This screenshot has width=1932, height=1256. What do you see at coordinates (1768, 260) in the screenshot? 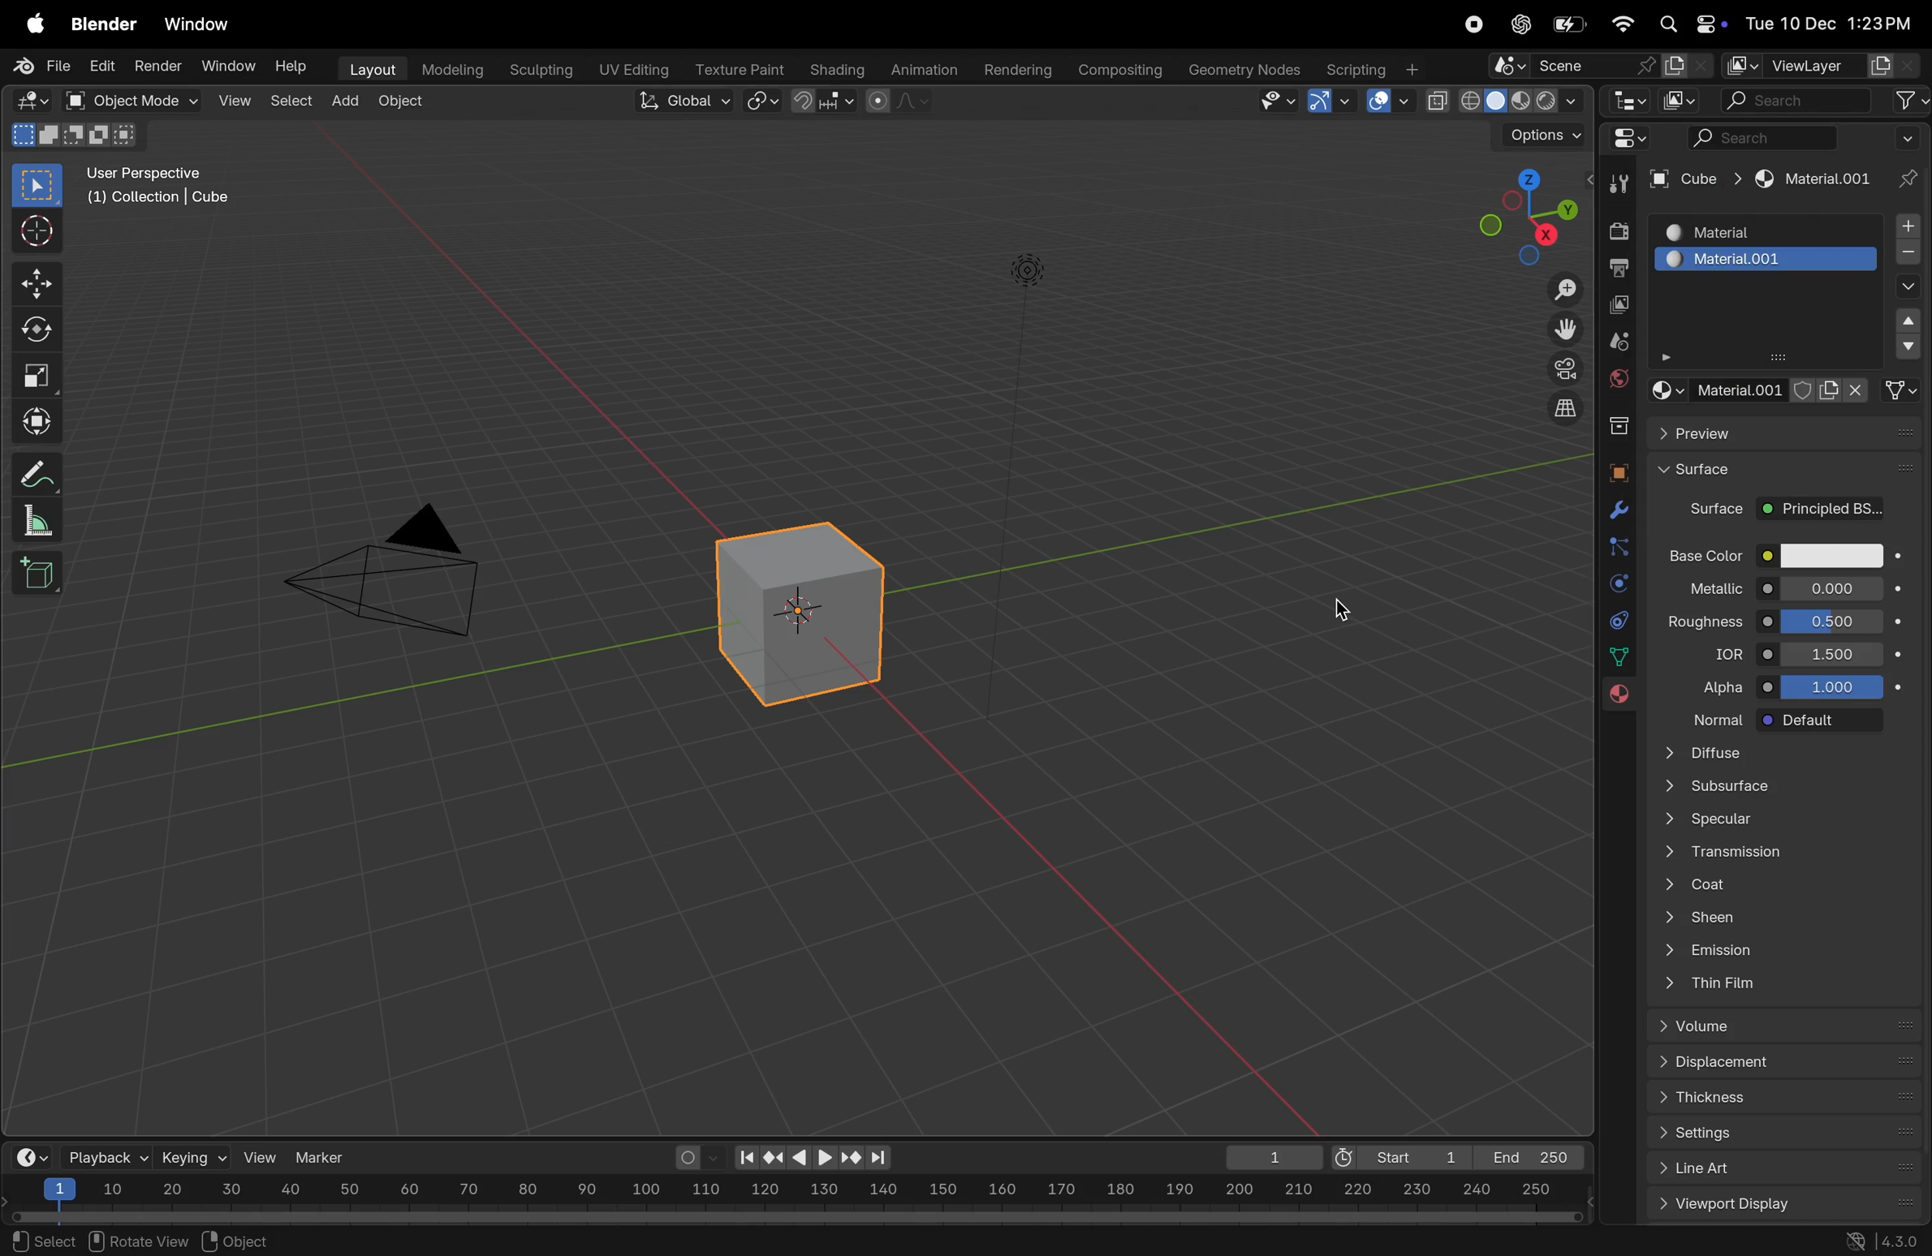
I see `matrerial 001` at bounding box center [1768, 260].